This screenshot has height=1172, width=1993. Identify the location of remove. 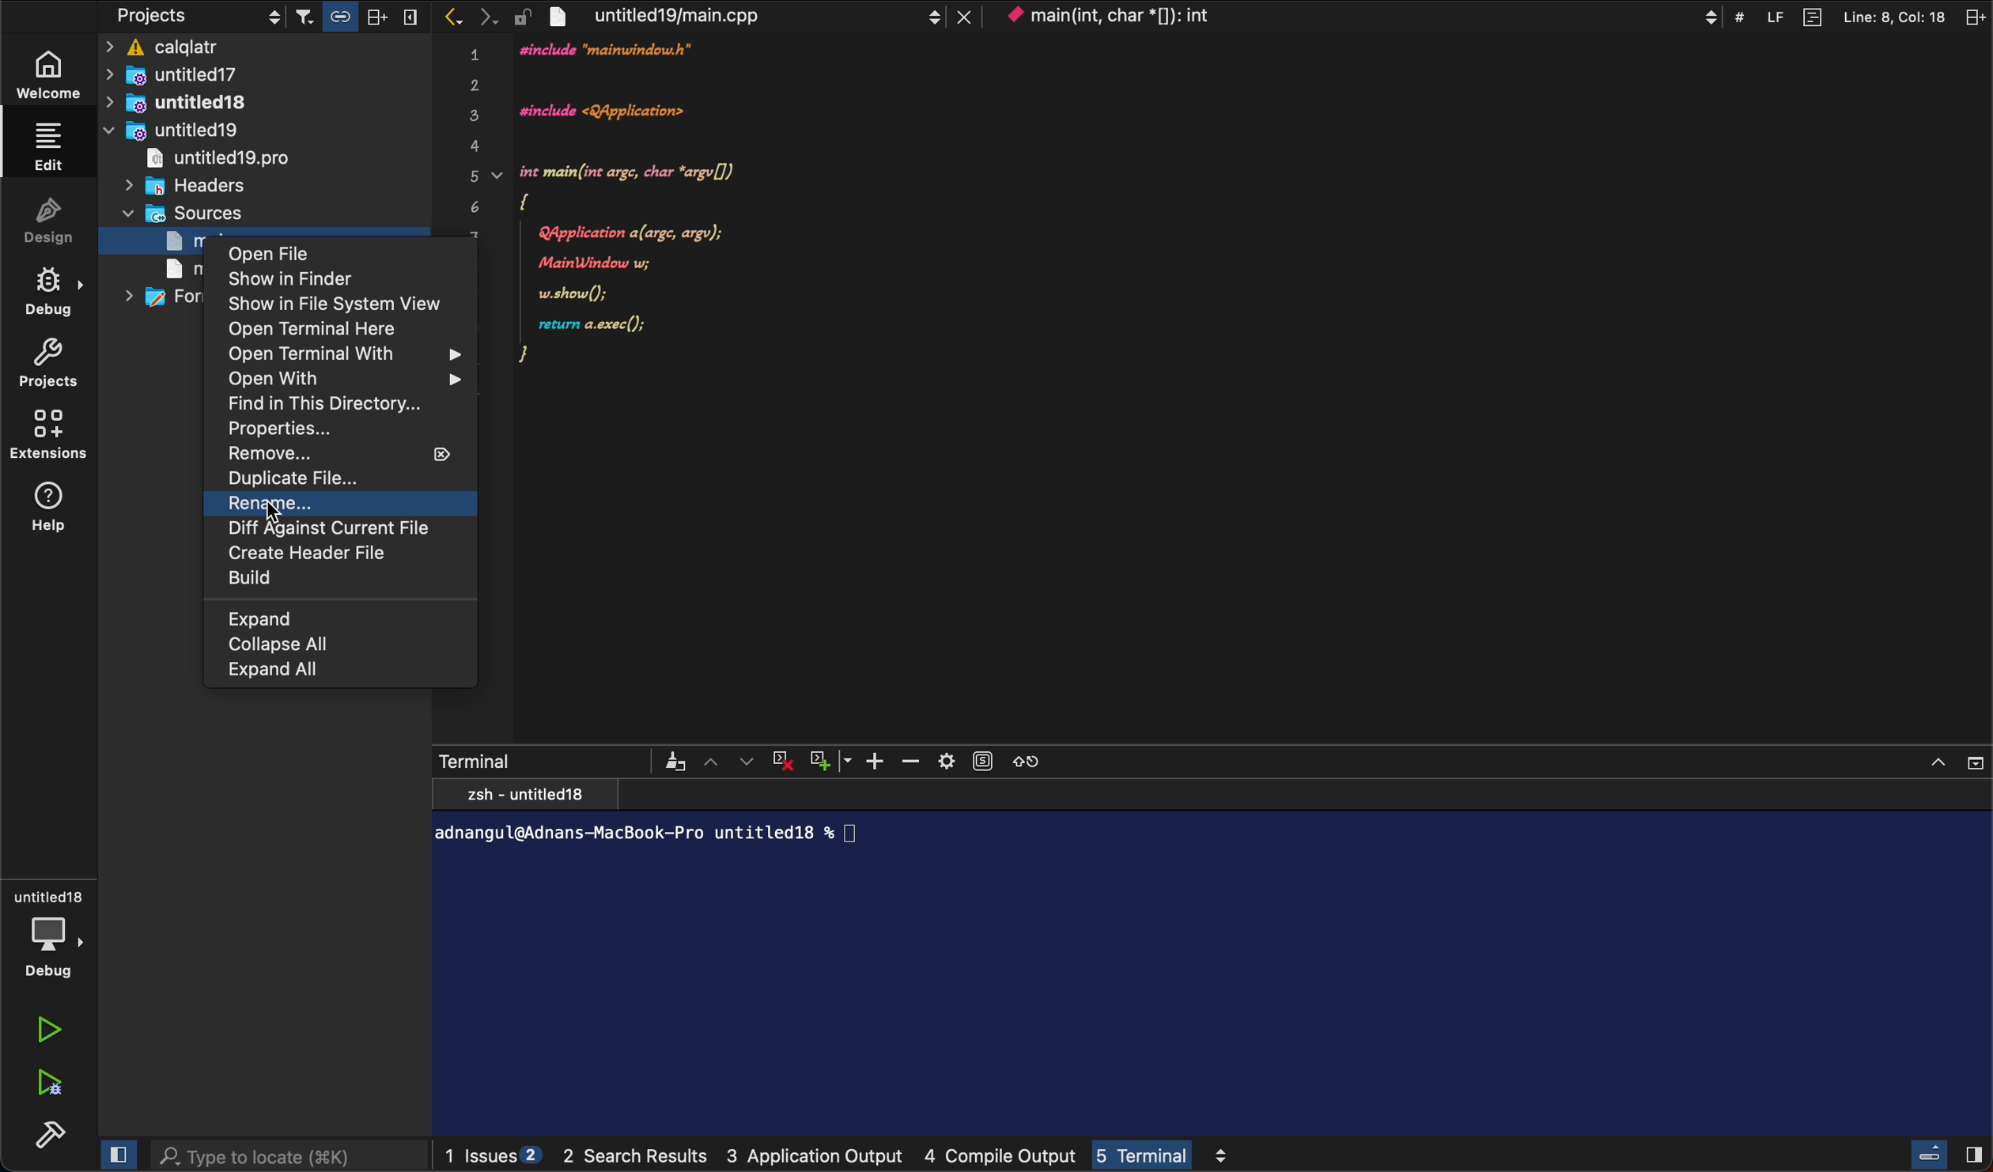
(330, 452).